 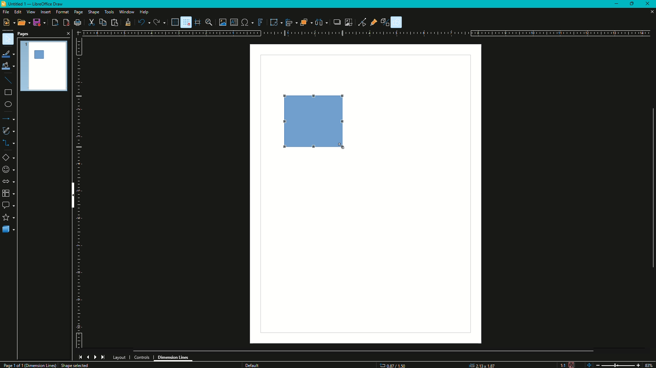 What do you see at coordinates (234, 22) in the screenshot?
I see `Insert Text Box` at bounding box center [234, 22].